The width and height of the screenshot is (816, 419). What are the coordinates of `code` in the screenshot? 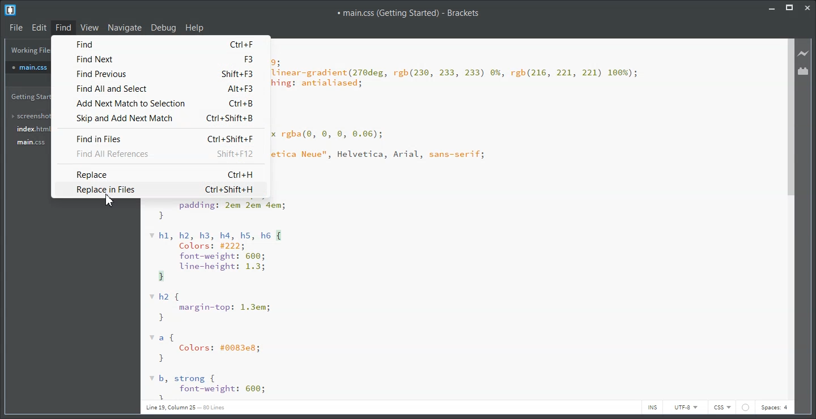 It's located at (224, 212).